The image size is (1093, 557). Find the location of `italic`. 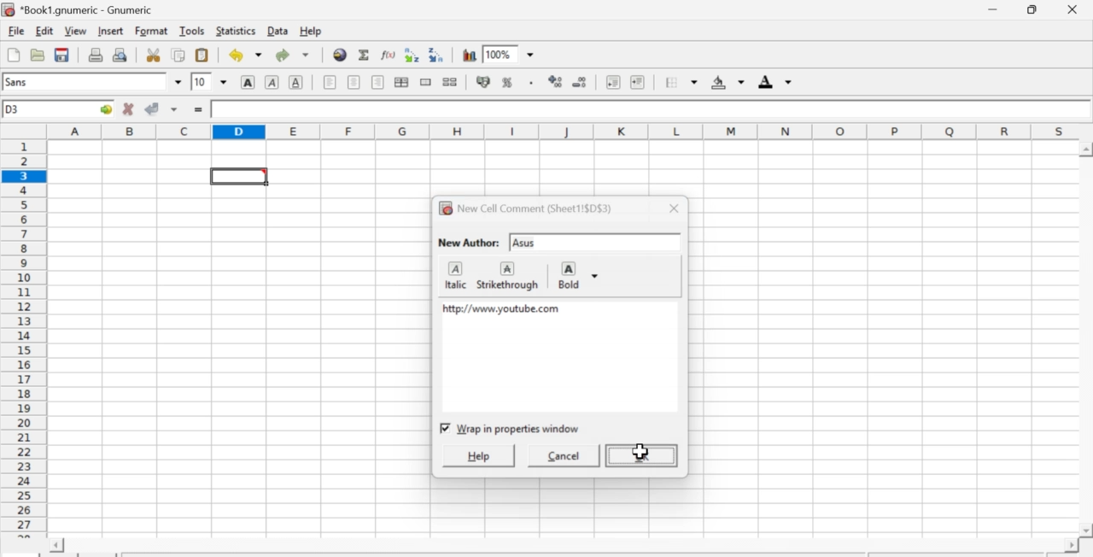

italic is located at coordinates (453, 276).